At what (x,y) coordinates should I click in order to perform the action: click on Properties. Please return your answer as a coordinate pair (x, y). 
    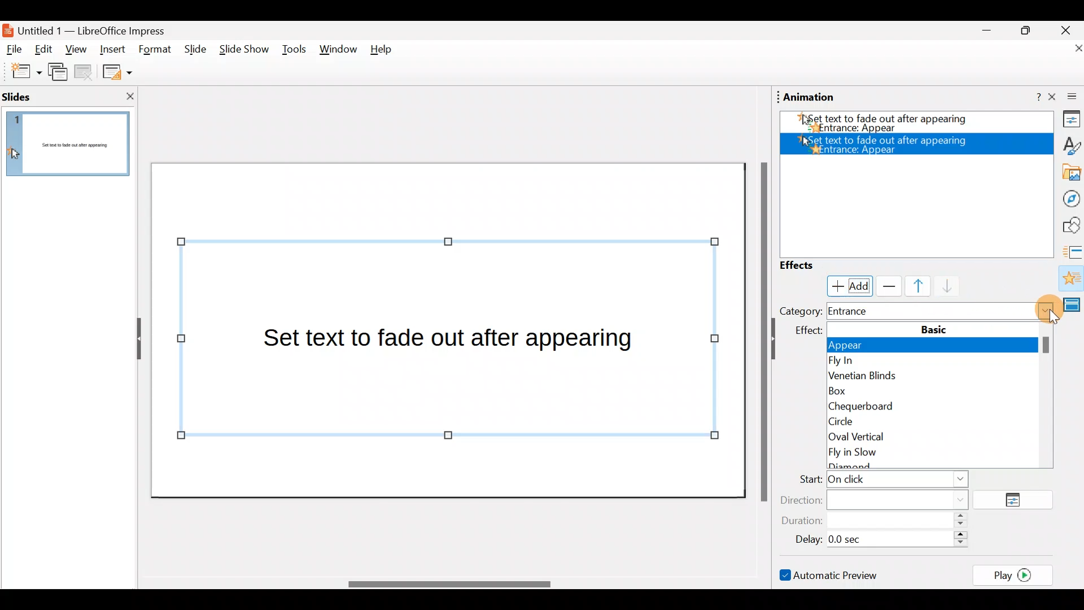
    Looking at the image, I should click on (1068, 121).